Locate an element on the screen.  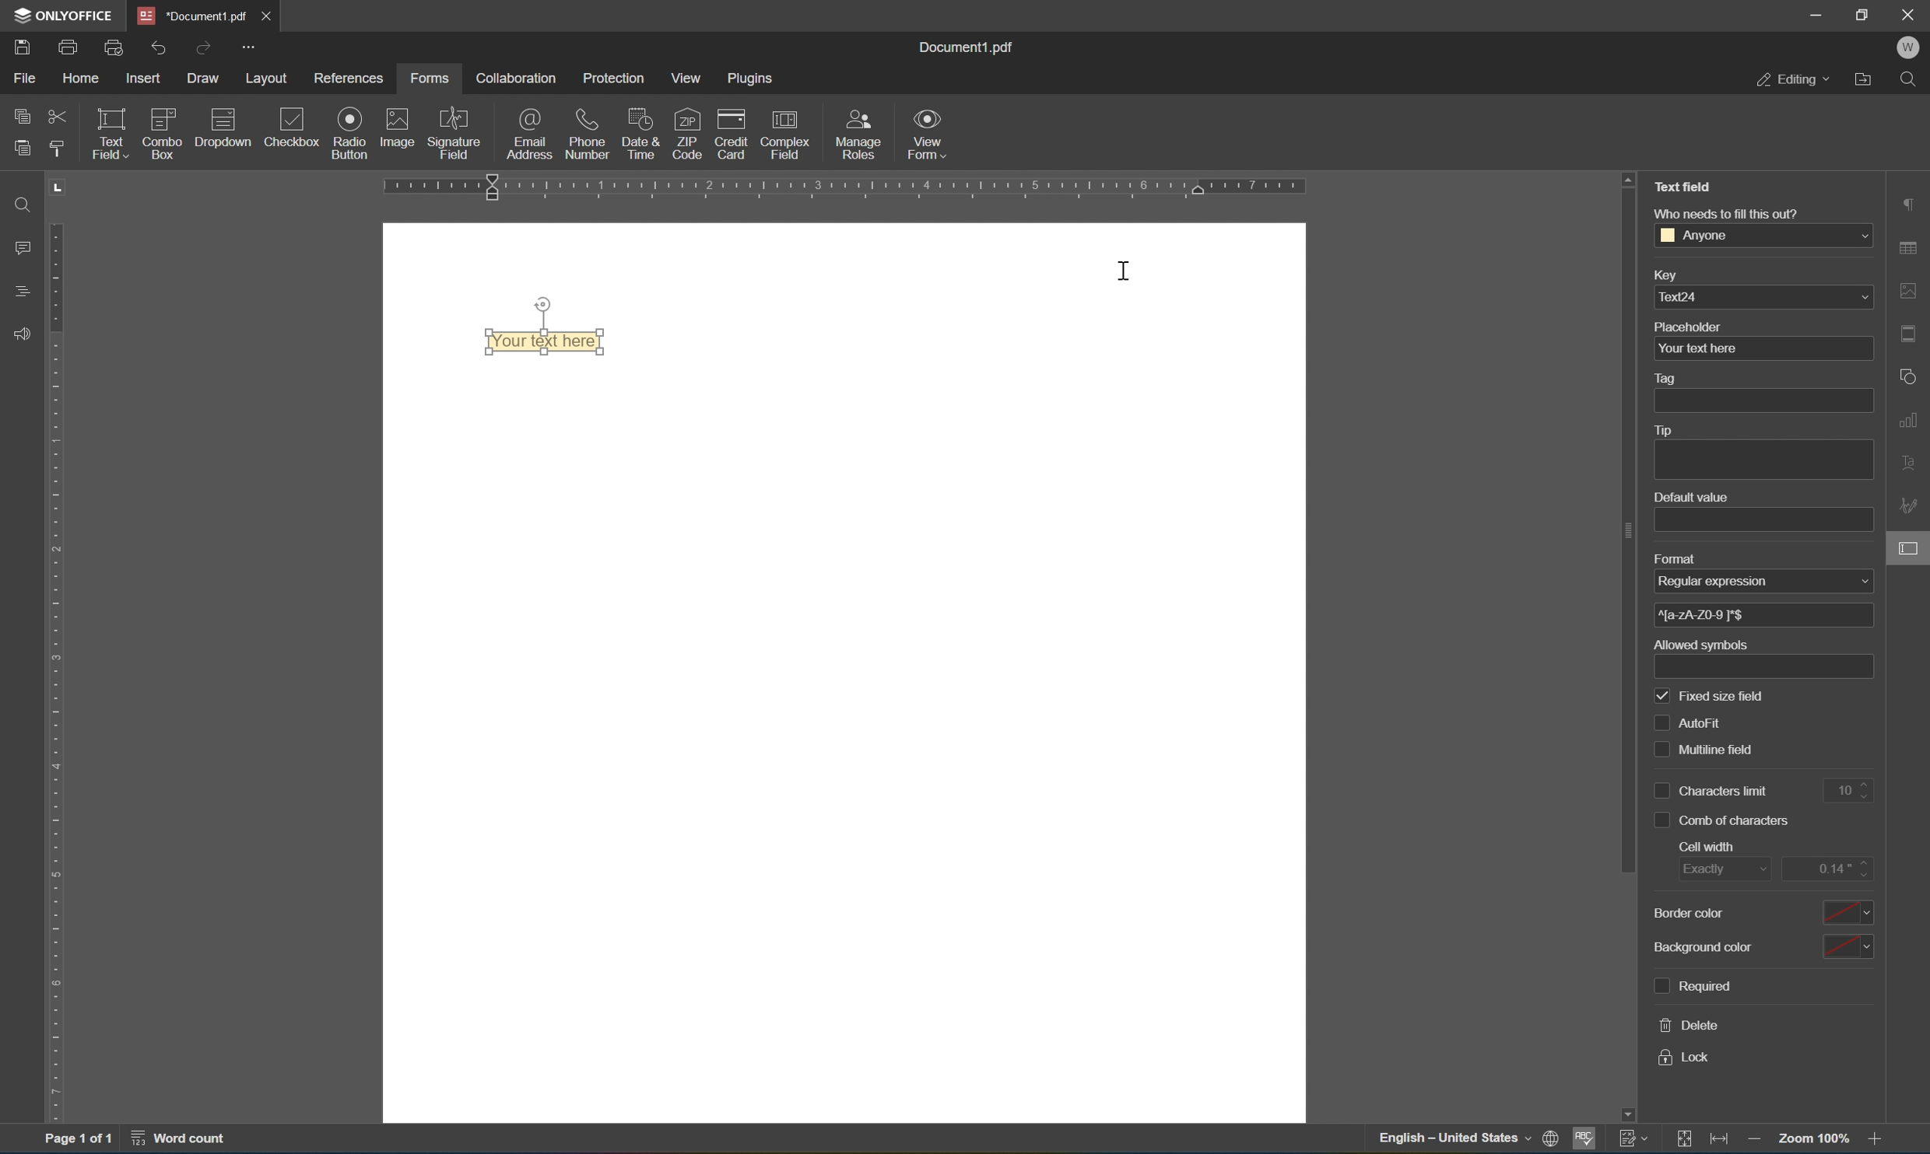
restore down is located at coordinates (1864, 13).